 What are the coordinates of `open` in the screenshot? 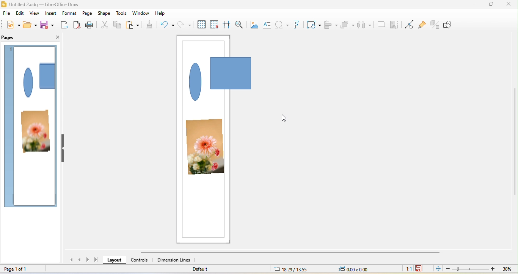 It's located at (30, 26).